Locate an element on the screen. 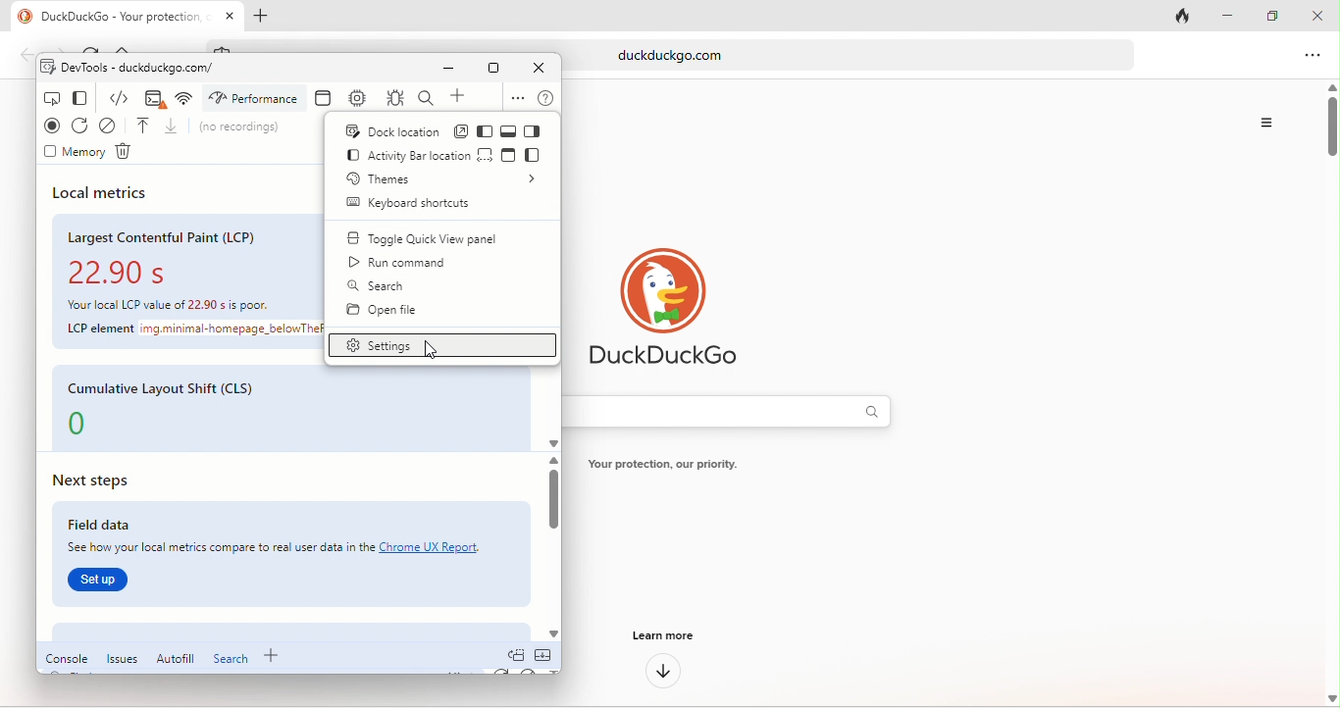 This screenshot has width=1340, height=708. maximize is located at coordinates (497, 69).